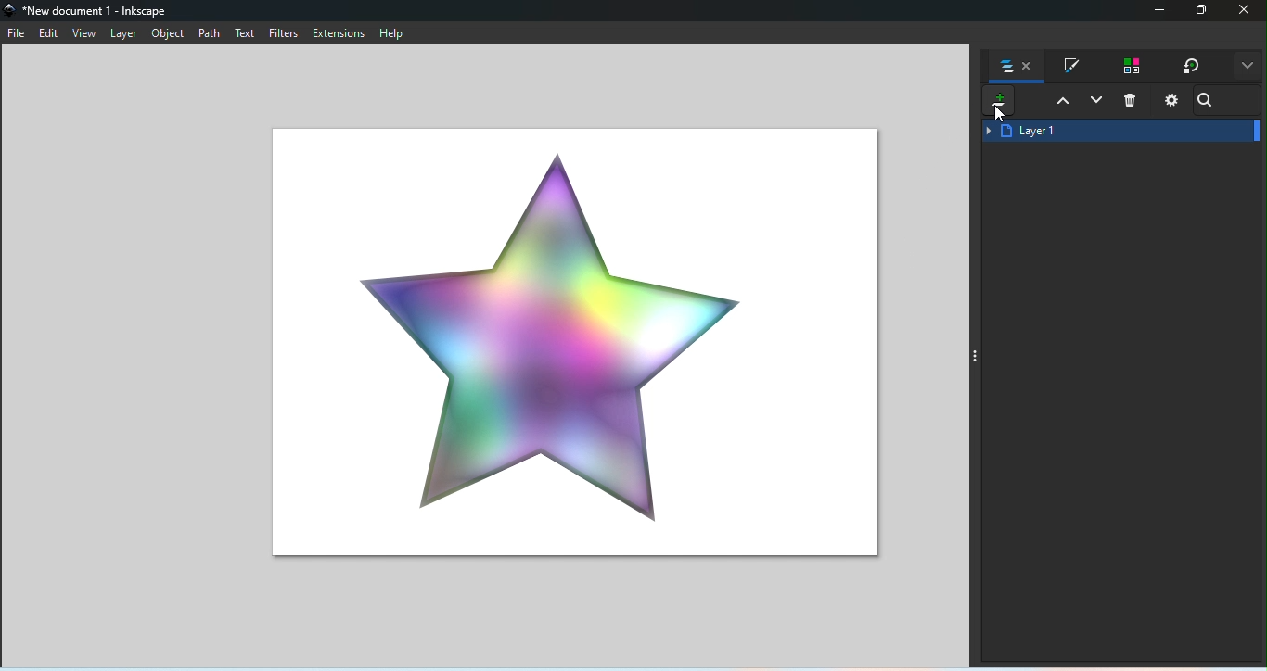 The image size is (1267, 671). Describe the element at coordinates (339, 34) in the screenshot. I see `Extensions` at that location.